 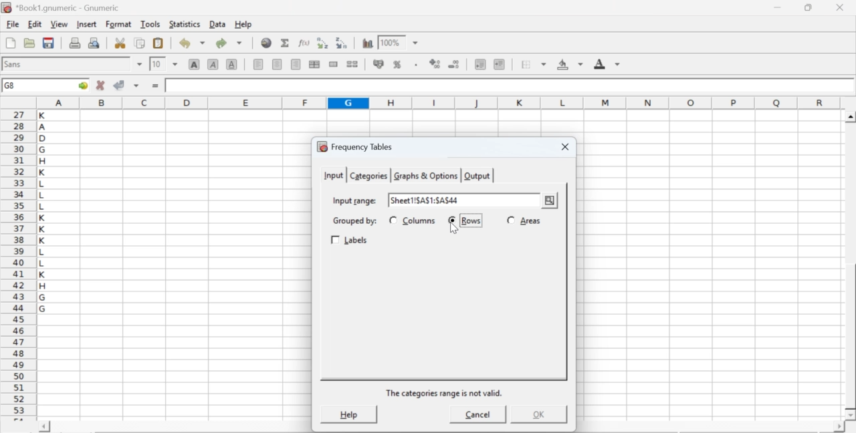 I want to click on edit function in current cell, so click(x=305, y=42).